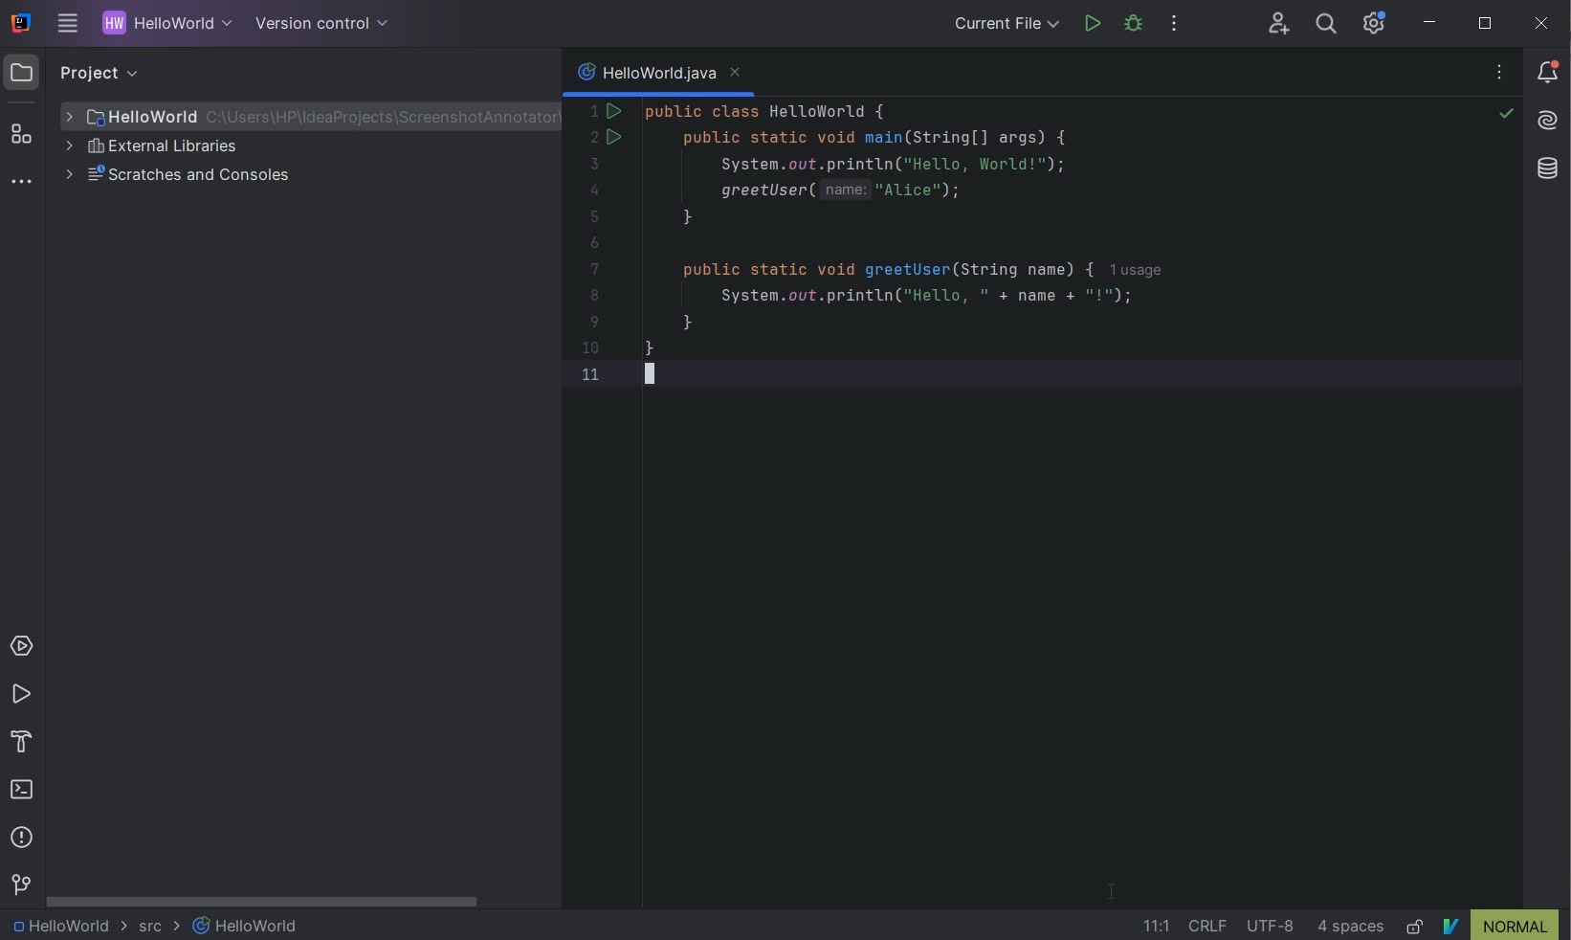 The image size is (1571, 940). I want to click on RUN, so click(1093, 24).